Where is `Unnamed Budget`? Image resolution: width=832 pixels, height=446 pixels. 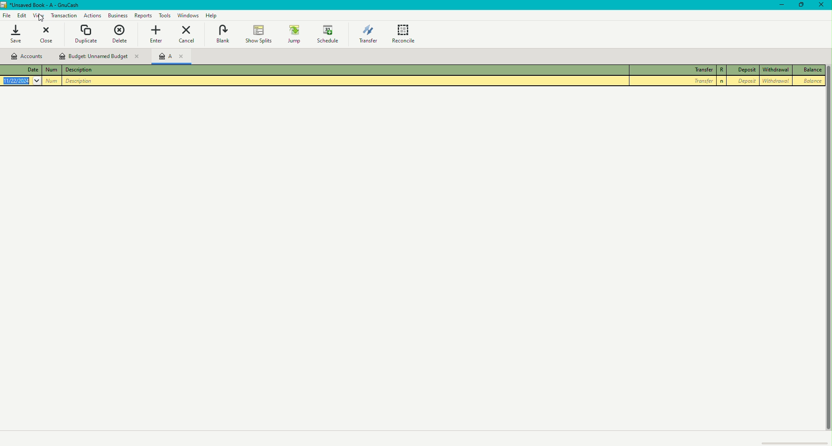 Unnamed Budget is located at coordinates (99, 55).